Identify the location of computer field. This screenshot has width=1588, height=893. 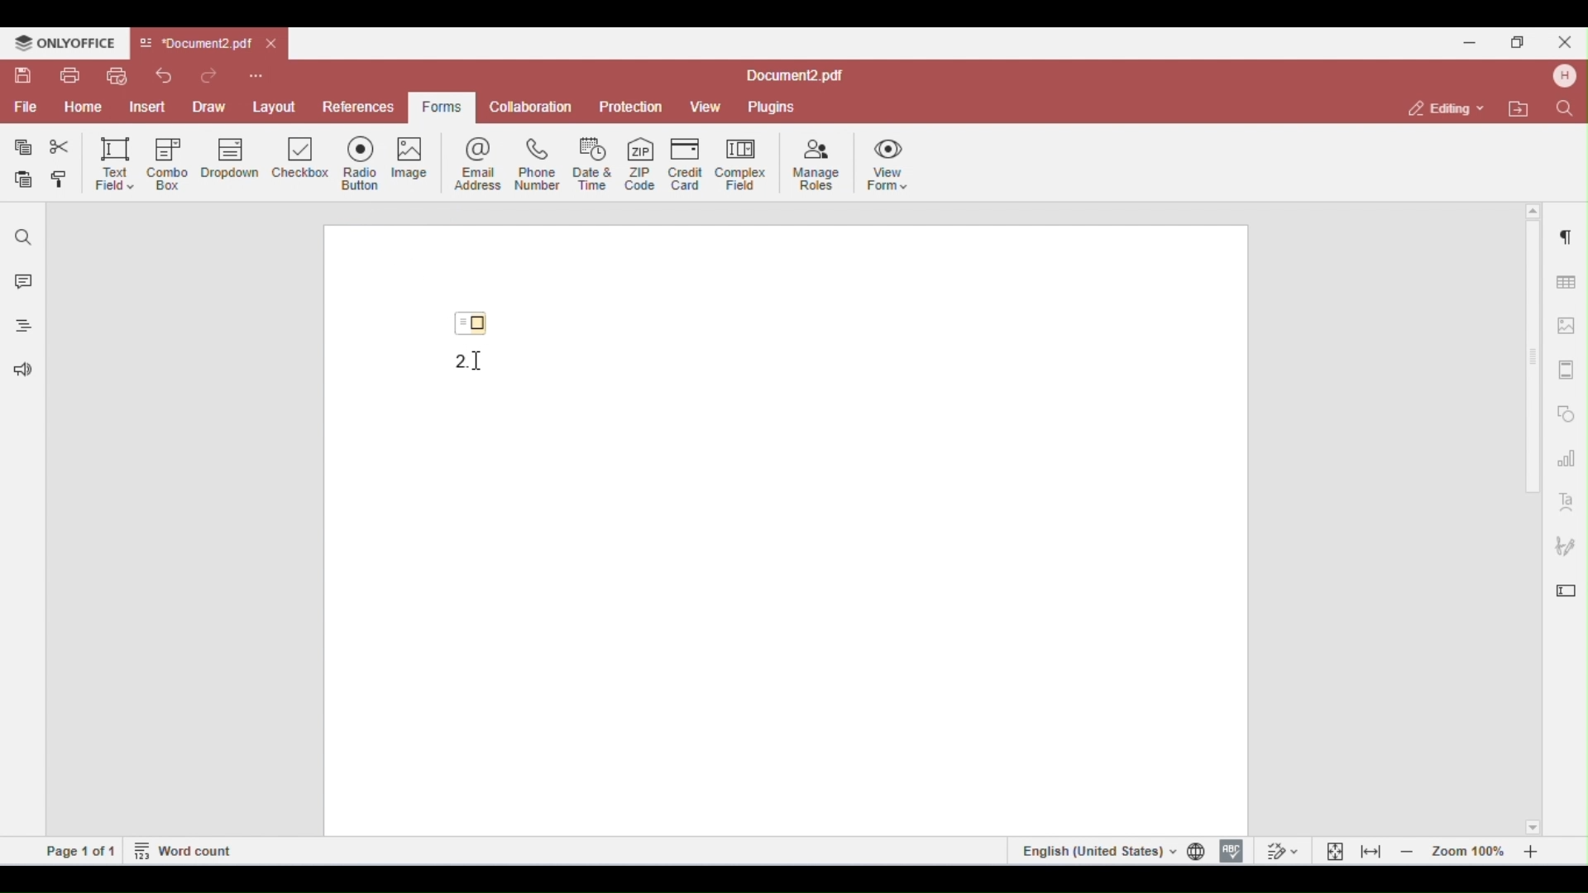
(740, 163).